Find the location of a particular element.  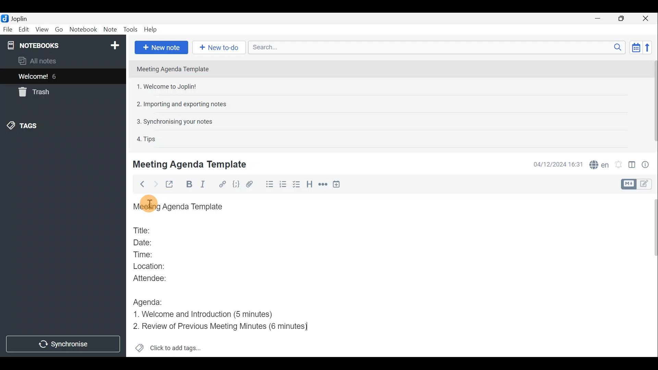

Joplin is located at coordinates (19, 18).